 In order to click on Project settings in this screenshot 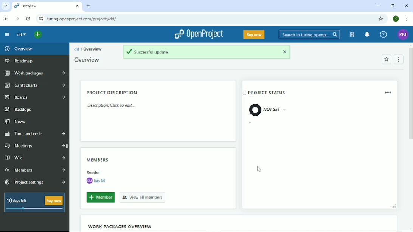, I will do `click(36, 183)`.